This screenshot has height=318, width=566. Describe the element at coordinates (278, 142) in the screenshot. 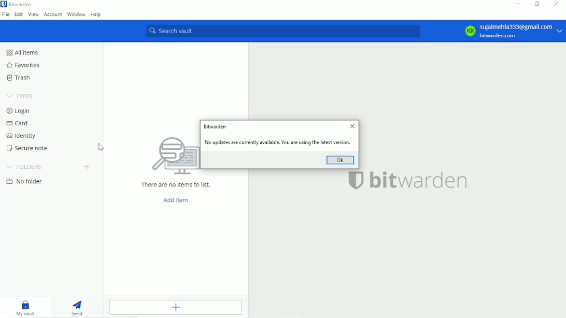

I see `No updates are currently available. You are using the latest version.` at that location.